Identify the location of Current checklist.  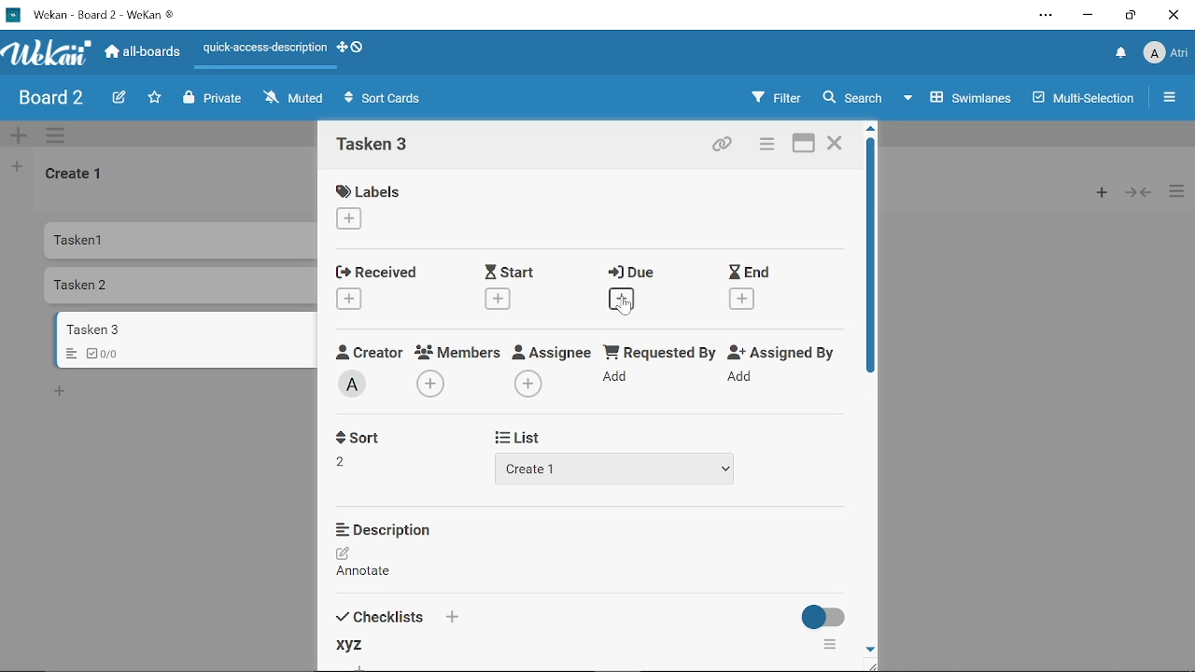
(351, 647).